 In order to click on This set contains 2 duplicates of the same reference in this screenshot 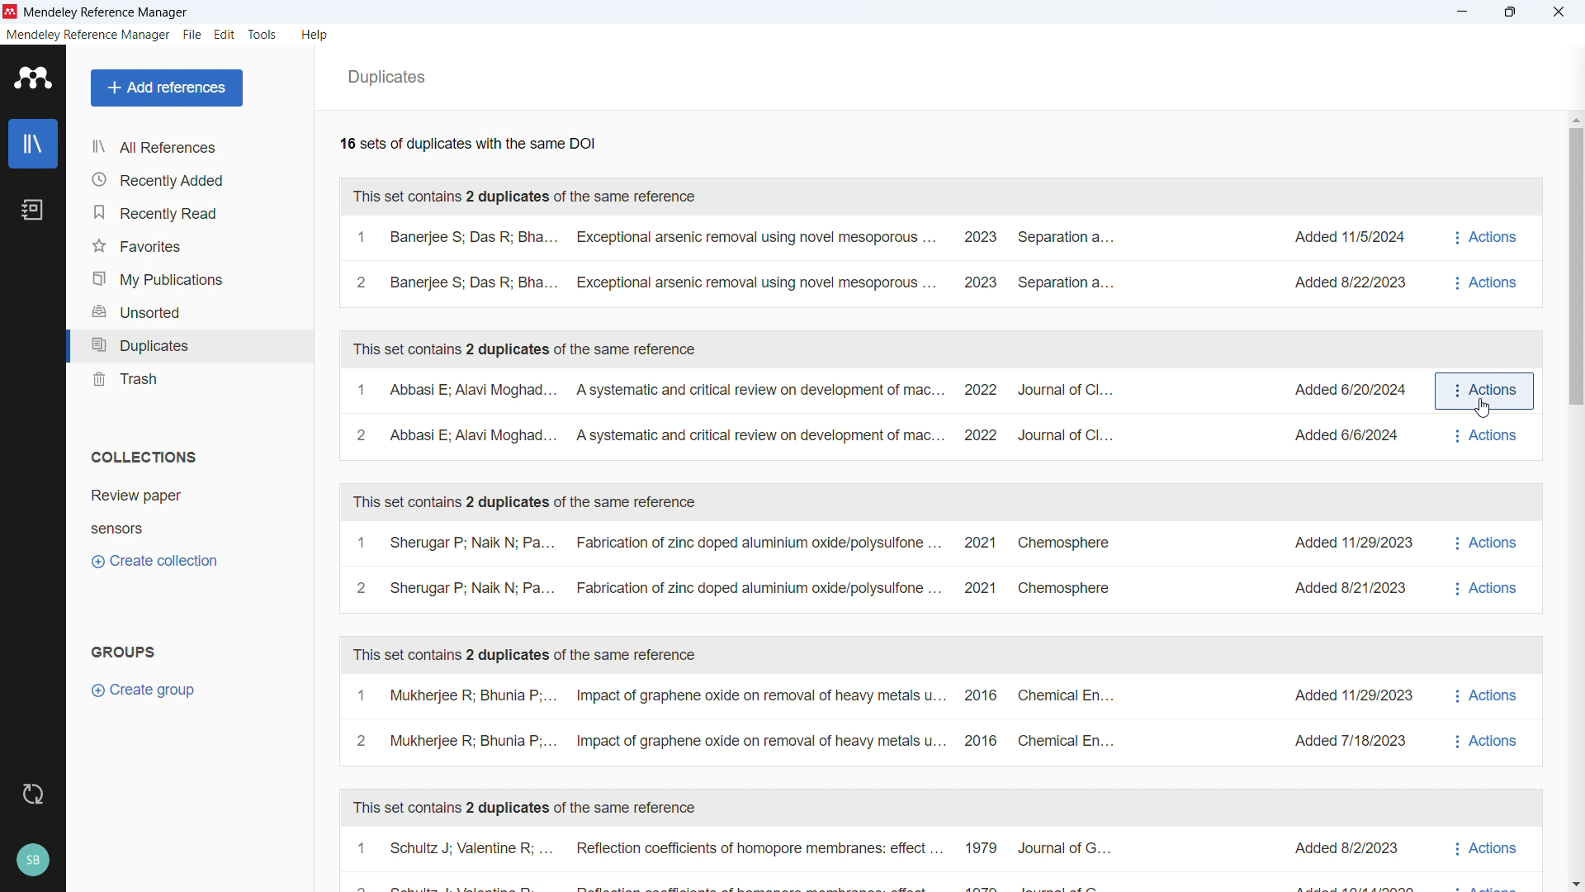, I will do `click(526, 197)`.